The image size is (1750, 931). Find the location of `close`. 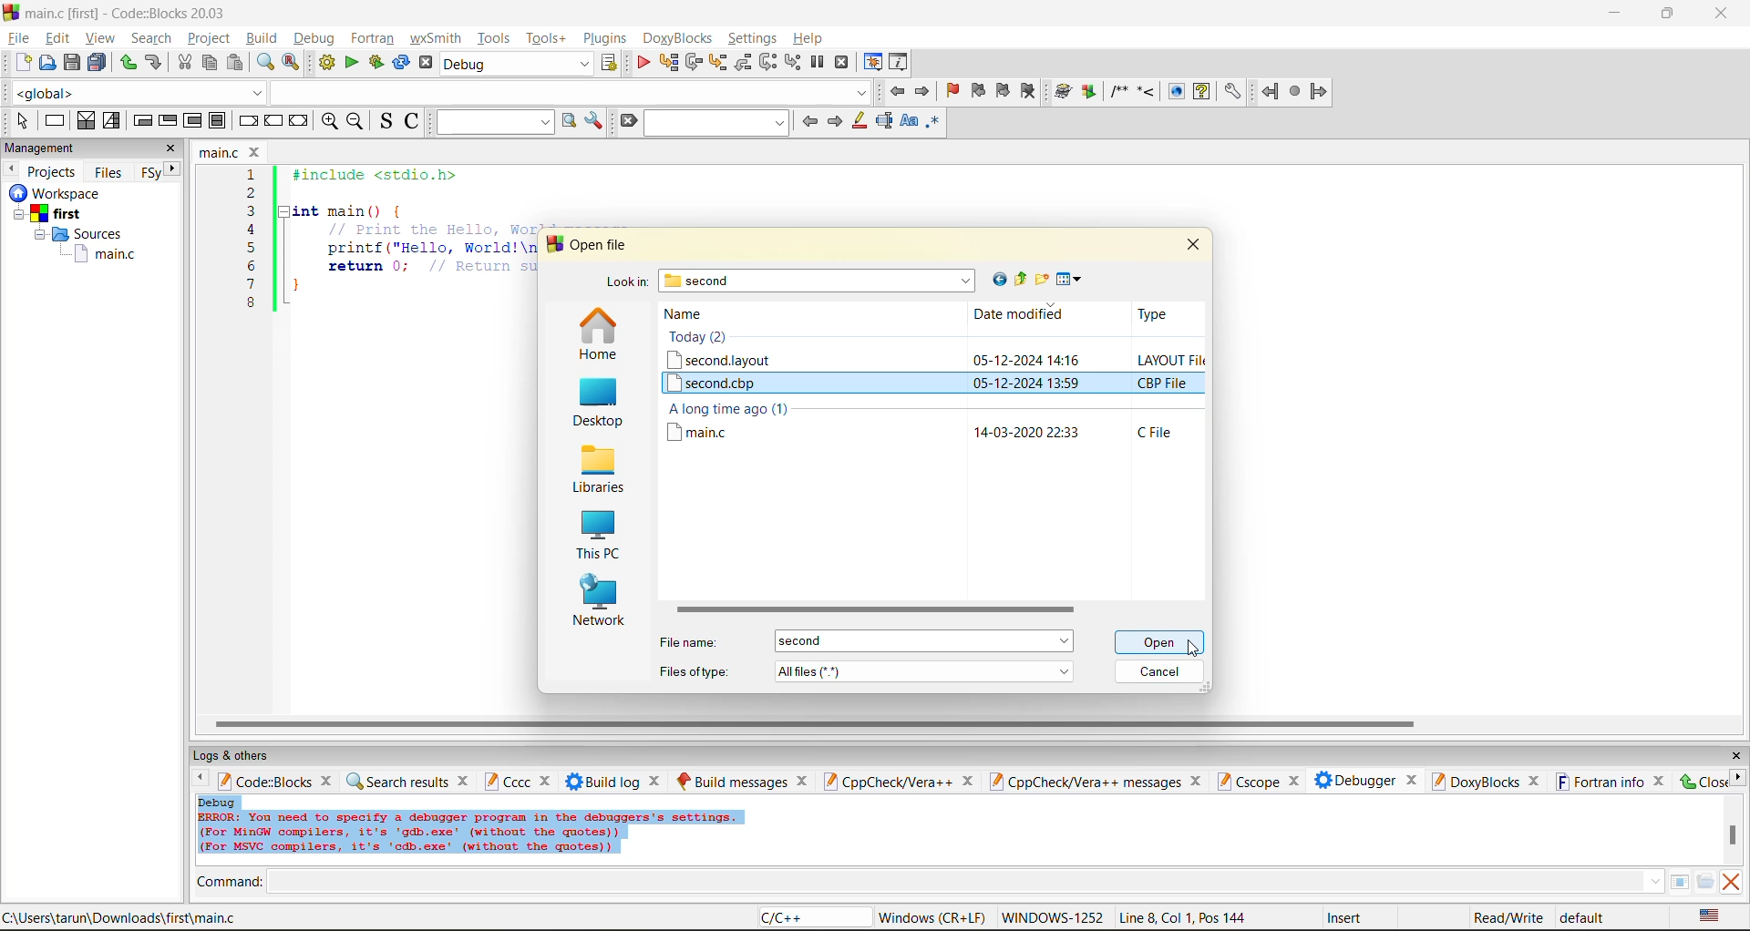

close is located at coordinates (657, 781).